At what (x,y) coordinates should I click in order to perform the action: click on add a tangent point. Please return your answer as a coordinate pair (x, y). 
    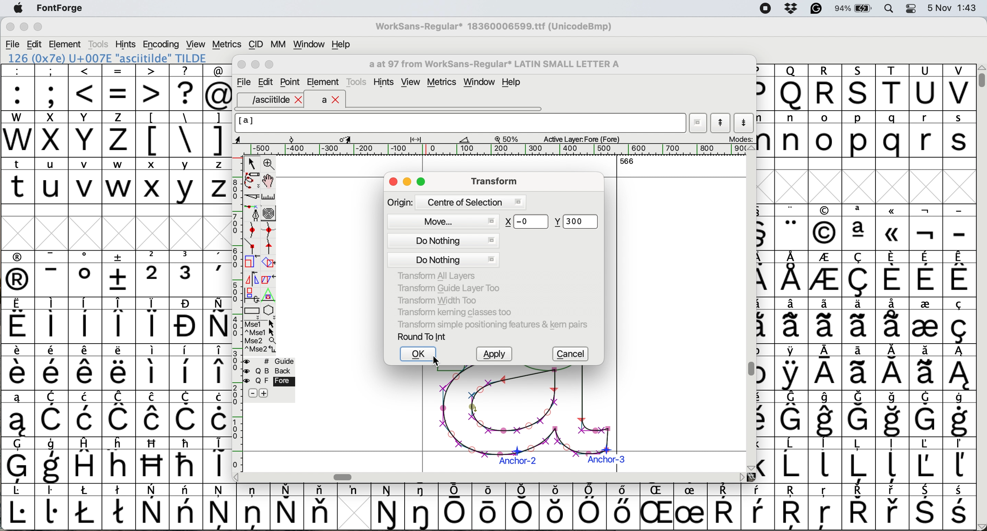
    Looking at the image, I should click on (271, 246).